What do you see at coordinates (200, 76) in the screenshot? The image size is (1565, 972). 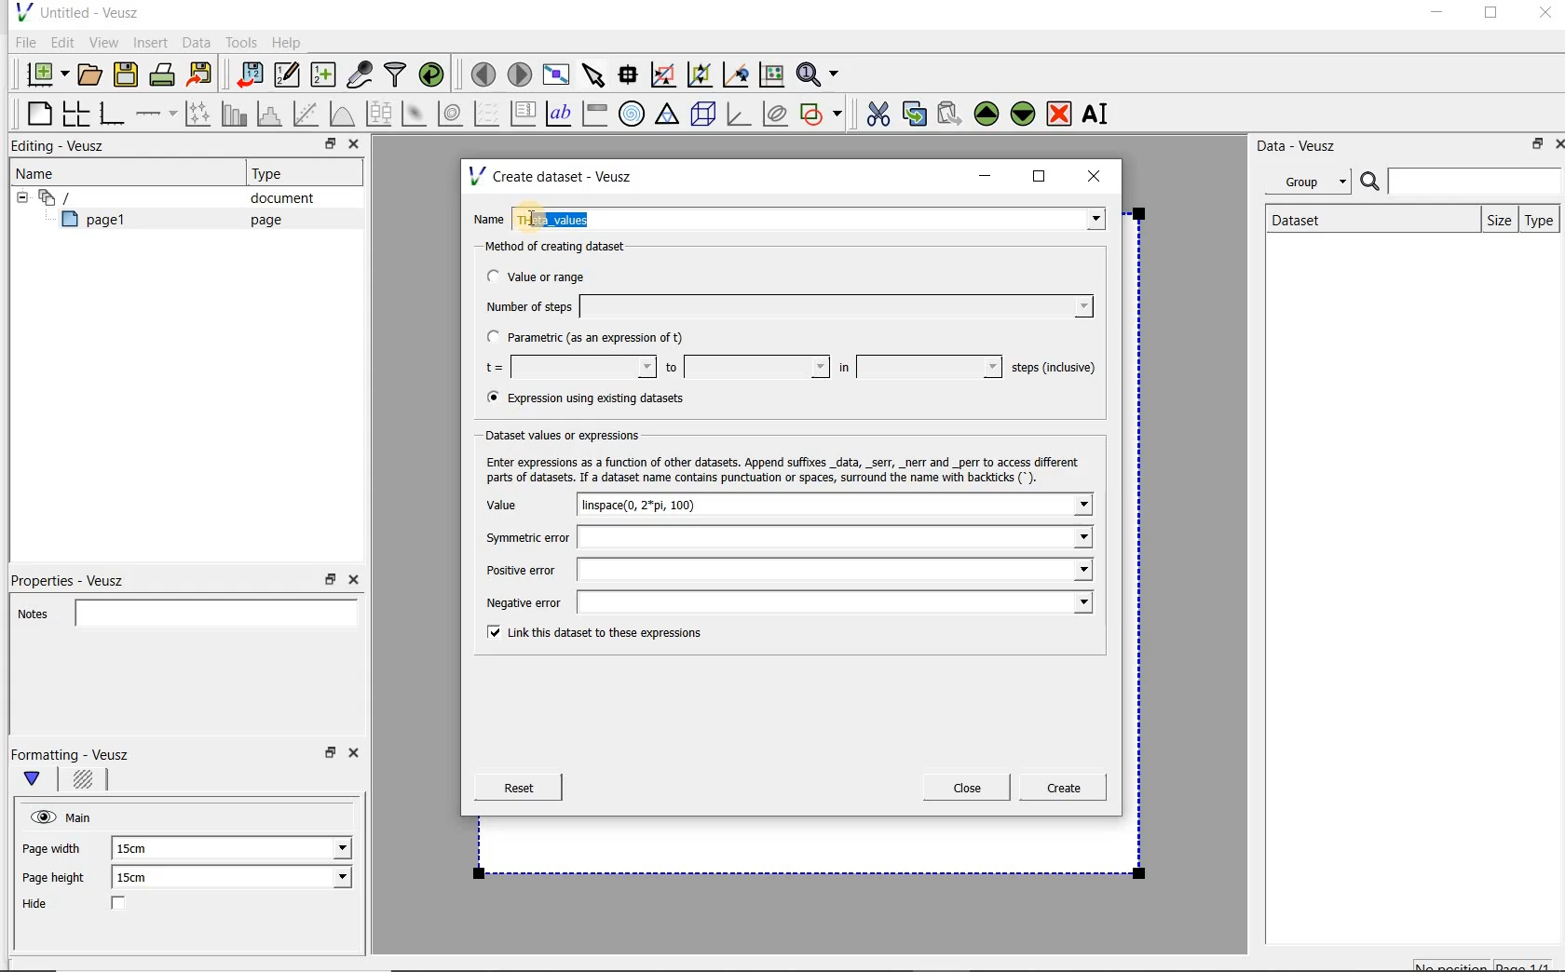 I see `Export to graphics format` at bounding box center [200, 76].